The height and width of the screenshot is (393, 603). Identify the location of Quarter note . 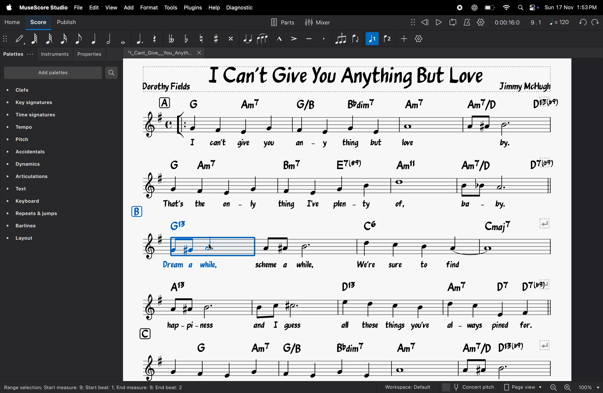
(93, 38).